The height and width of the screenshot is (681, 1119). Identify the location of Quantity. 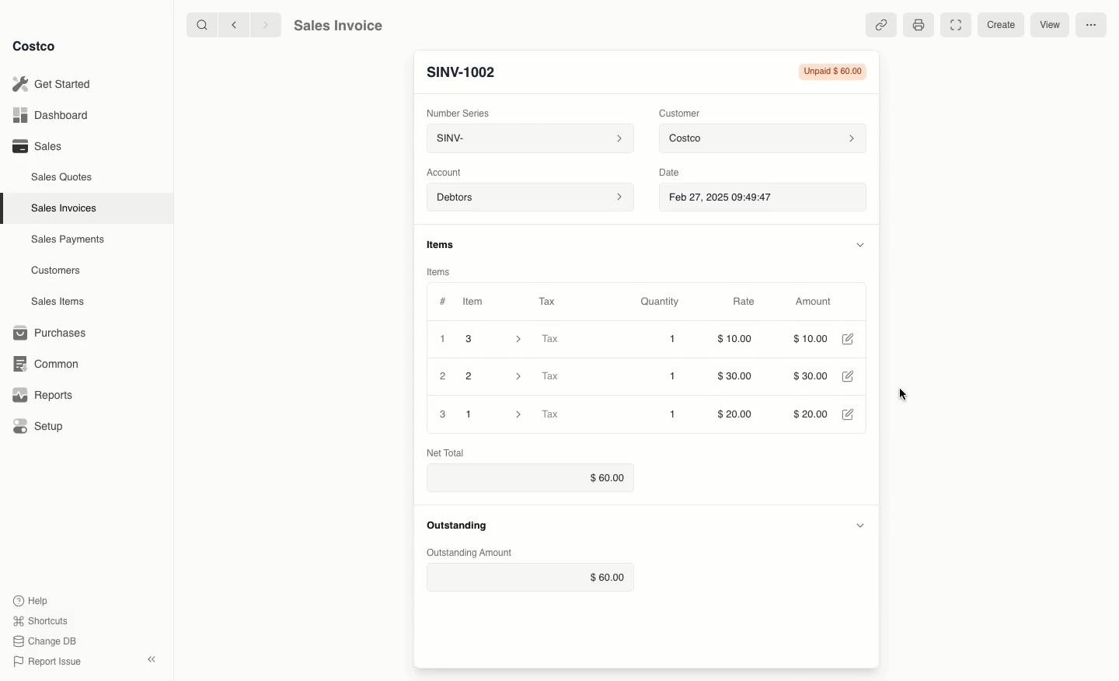
(657, 302).